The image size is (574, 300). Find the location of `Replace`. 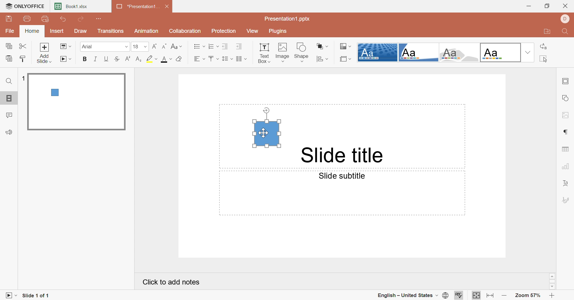

Replace is located at coordinates (543, 47).